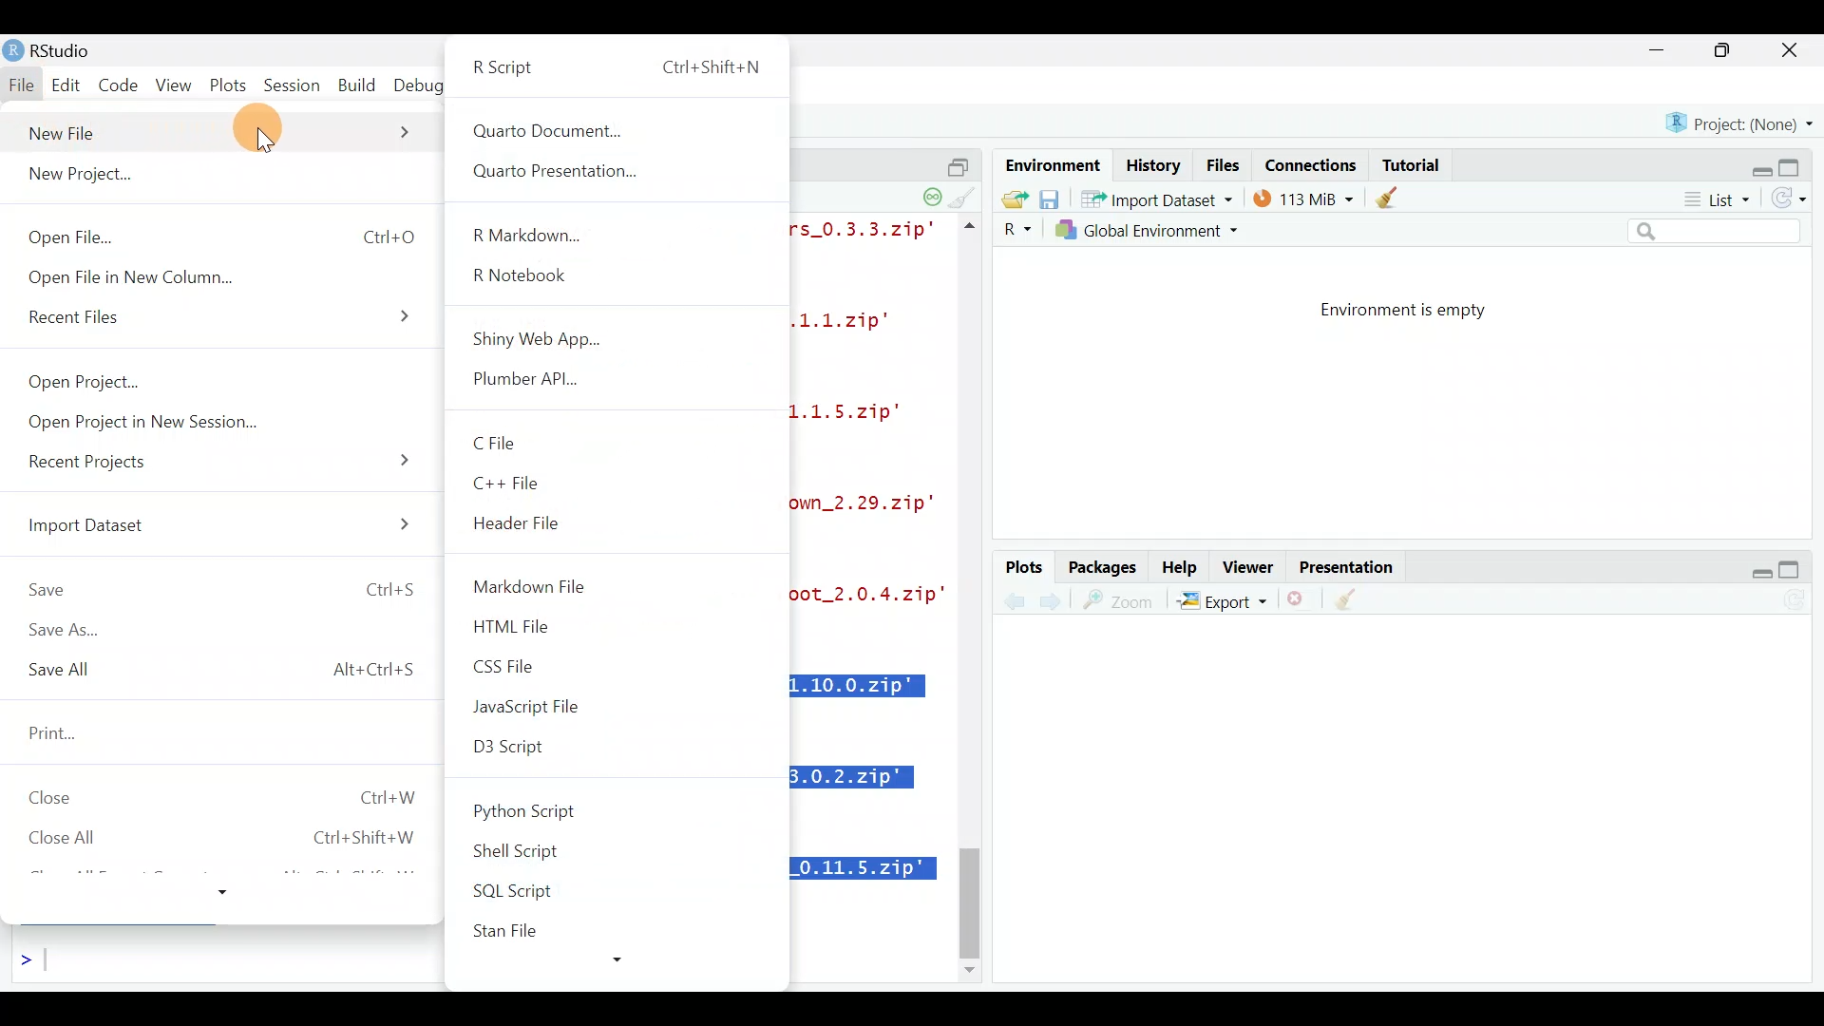  I want to click on R Notebook, so click(535, 275).